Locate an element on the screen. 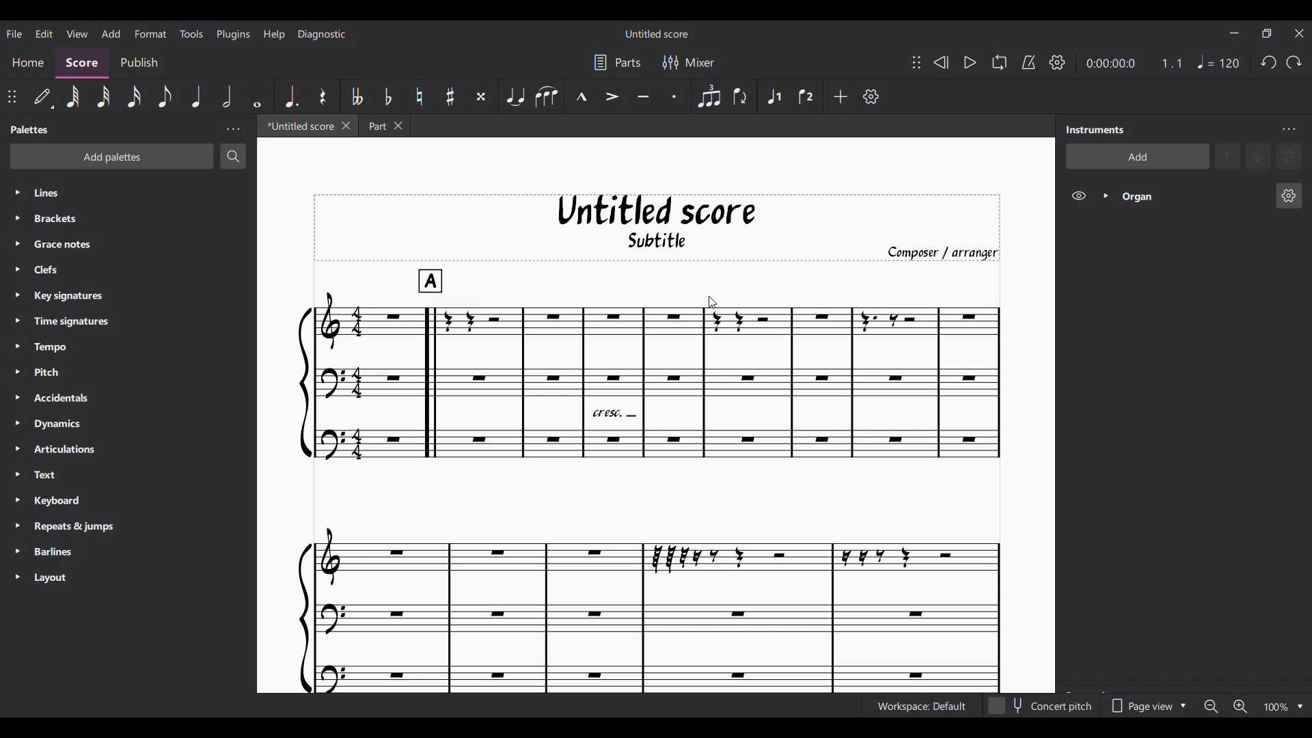 The width and height of the screenshot is (1312, 738). Earlier tab is located at coordinates (384, 126).